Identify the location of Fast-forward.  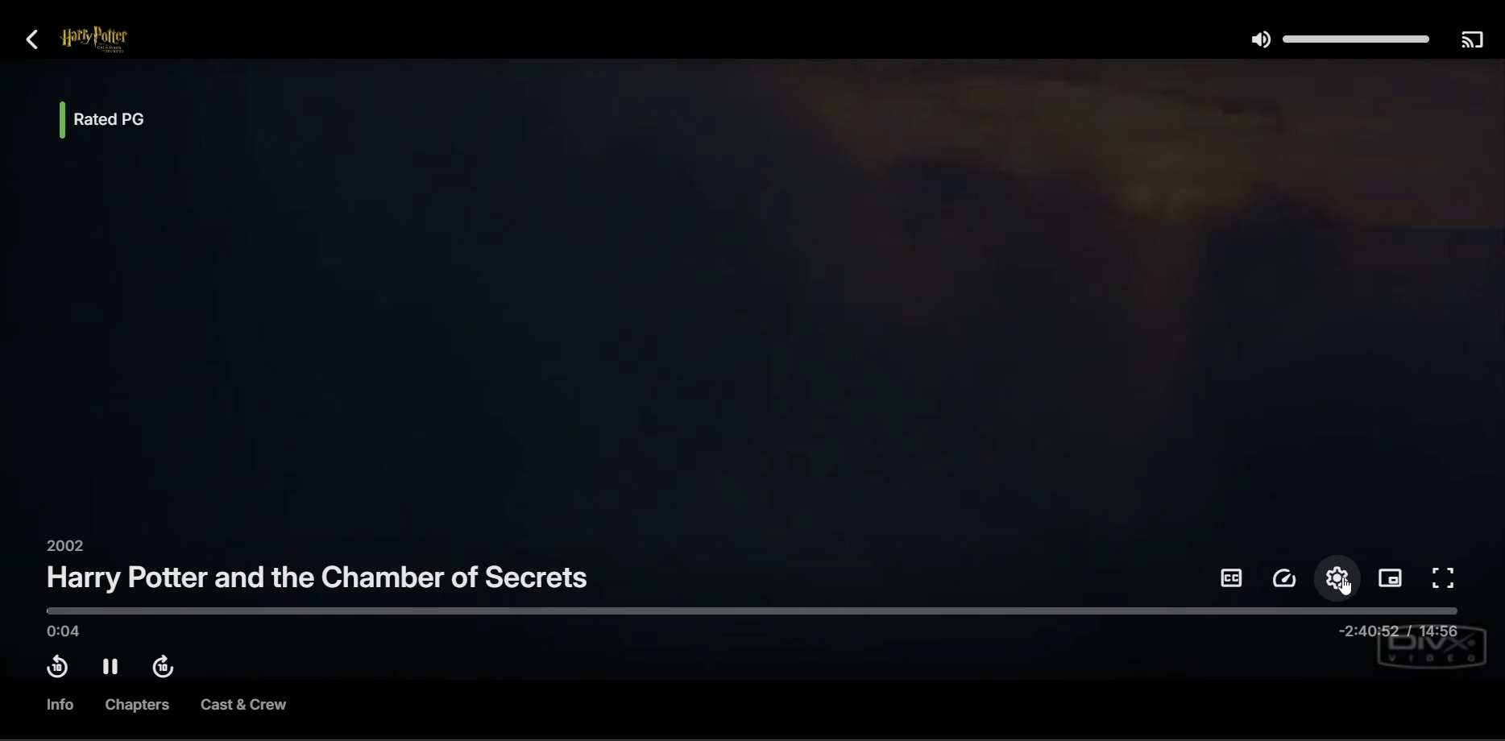
(168, 668).